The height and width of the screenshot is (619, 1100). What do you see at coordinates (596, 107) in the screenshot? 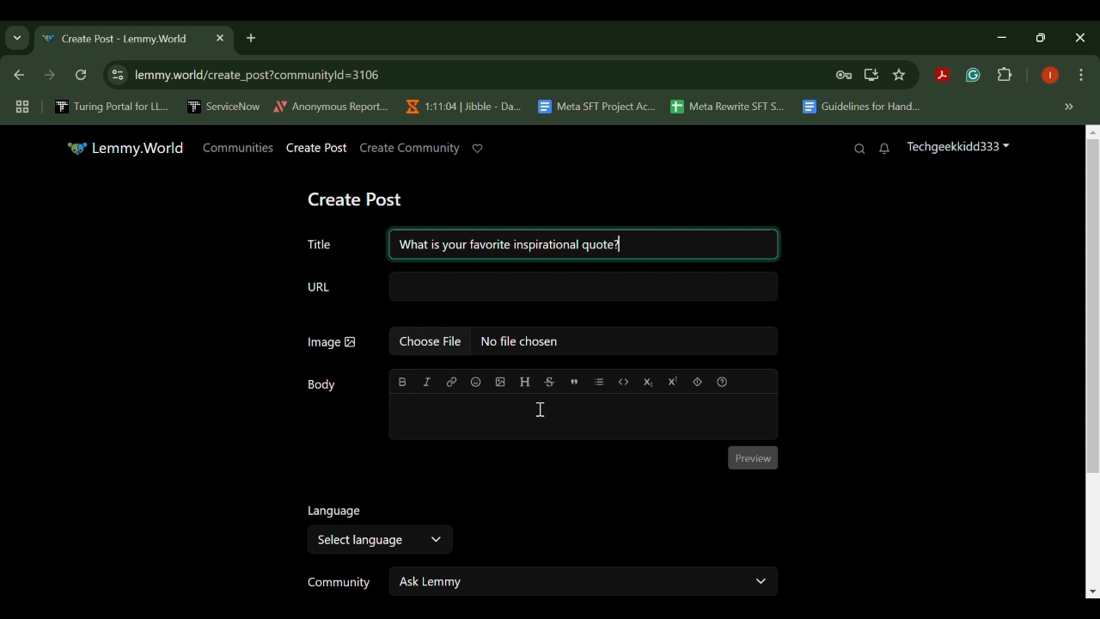
I see `Meta SFT Project Ac...` at bounding box center [596, 107].